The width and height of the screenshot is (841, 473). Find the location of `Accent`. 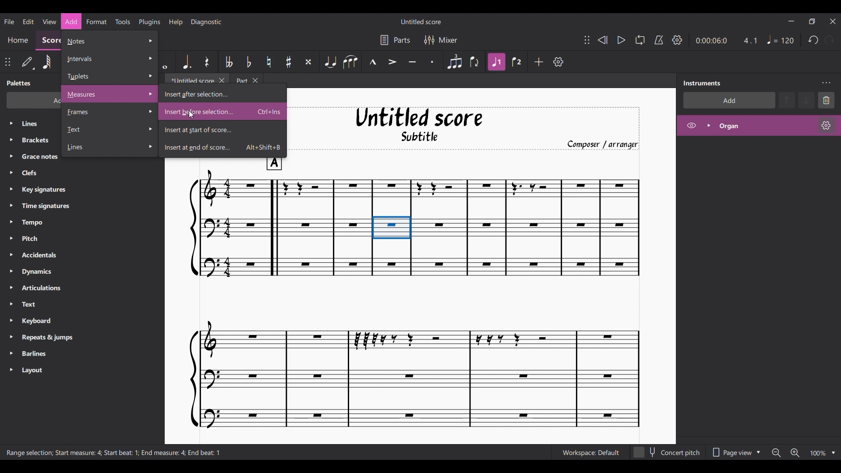

Accent is located at coordinates (392, 62).